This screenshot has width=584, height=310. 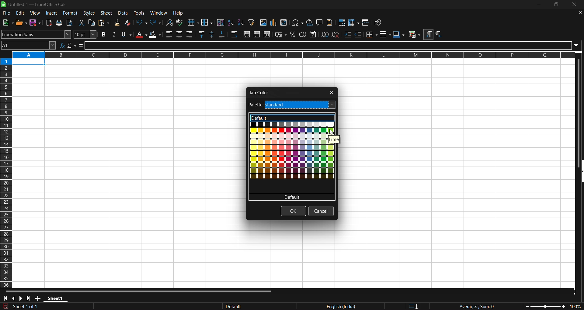 I want to click on define print area, so click(x=342, y=22).